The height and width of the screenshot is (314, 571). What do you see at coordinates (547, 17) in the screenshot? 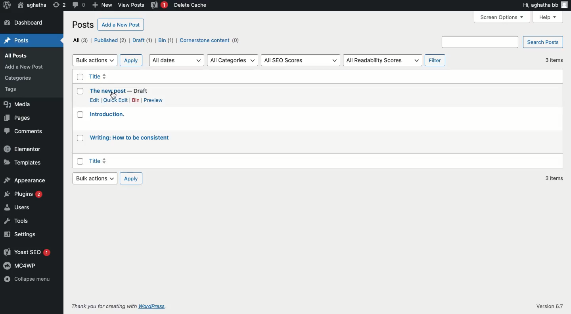
I see `Help` at bounding box center [547, 17].